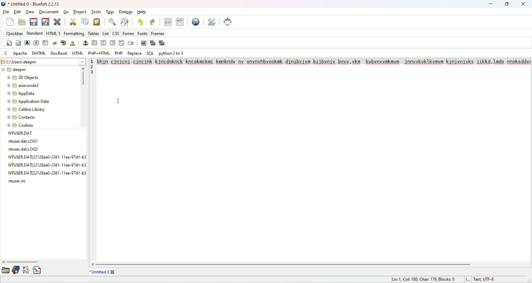 The height and width of the screenshot is (283, 532). Describe the element at coordinates (106, 34) in the screenshot. I see `list` at that location.